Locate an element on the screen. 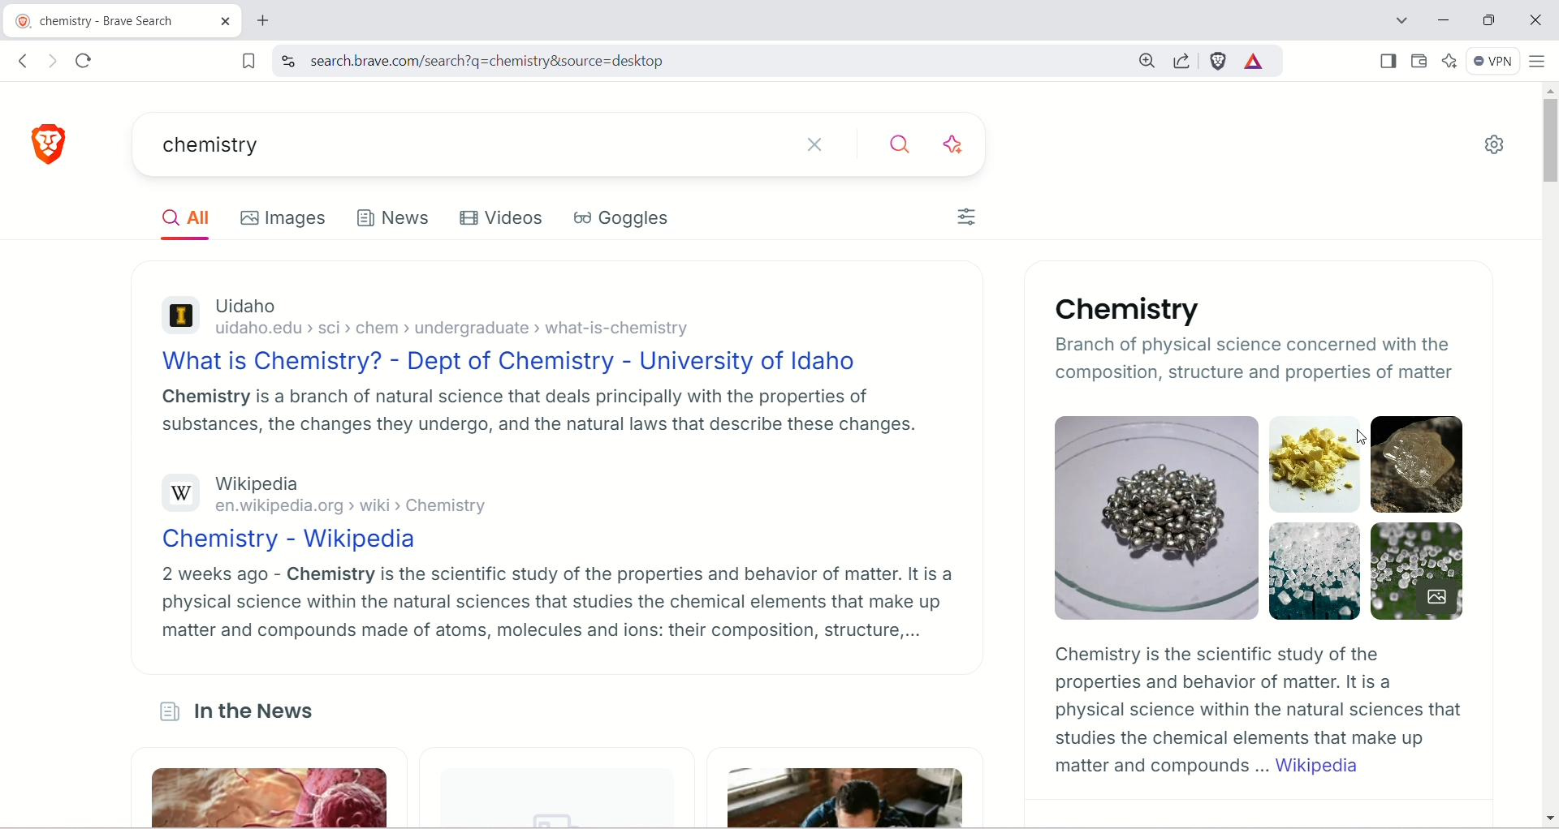  close is located at coordinates (1539, 20).